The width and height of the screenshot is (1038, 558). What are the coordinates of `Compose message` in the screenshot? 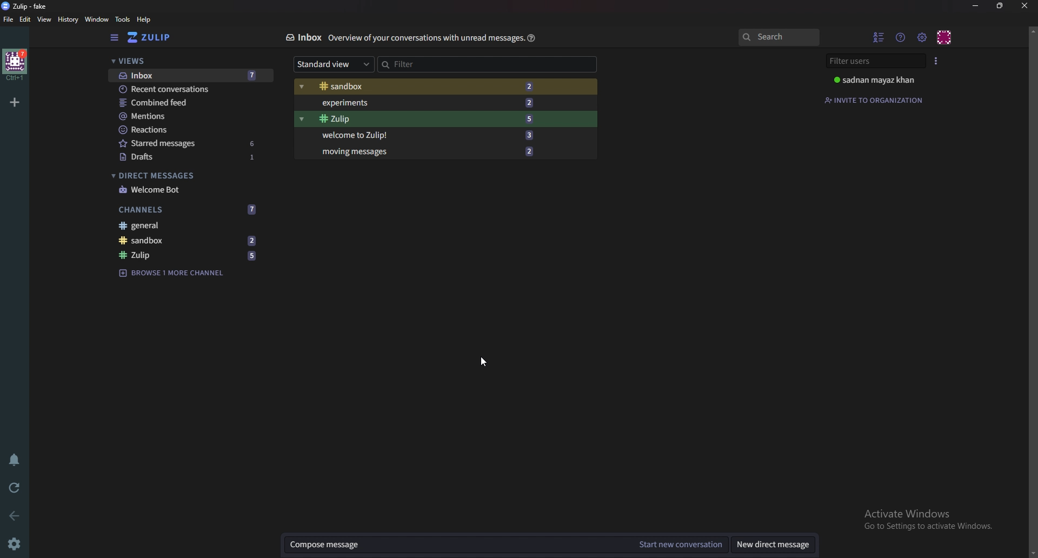 It's located at (454, 544).